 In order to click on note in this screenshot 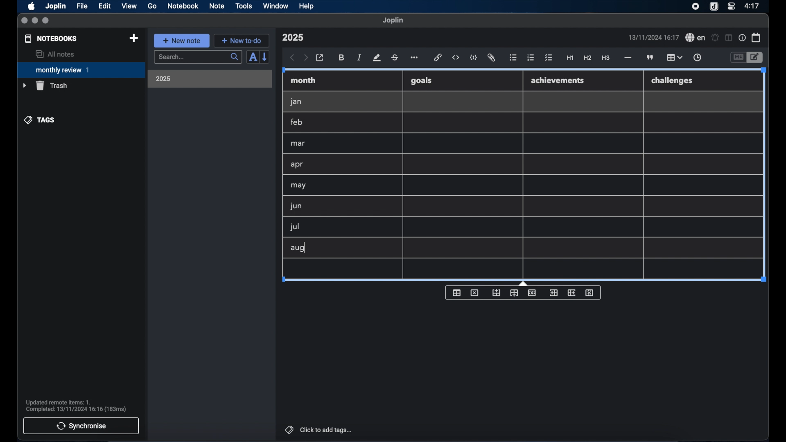, I will do `click(217, 6)`.